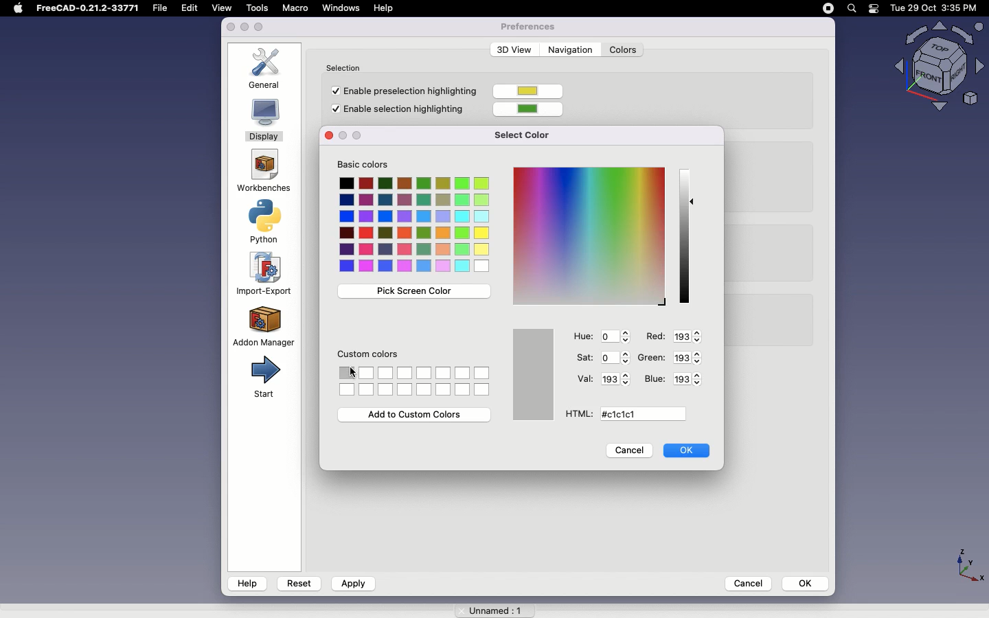  Describe the element at coordinates (247, 583) in the screenshot. I see `Help` at that location.